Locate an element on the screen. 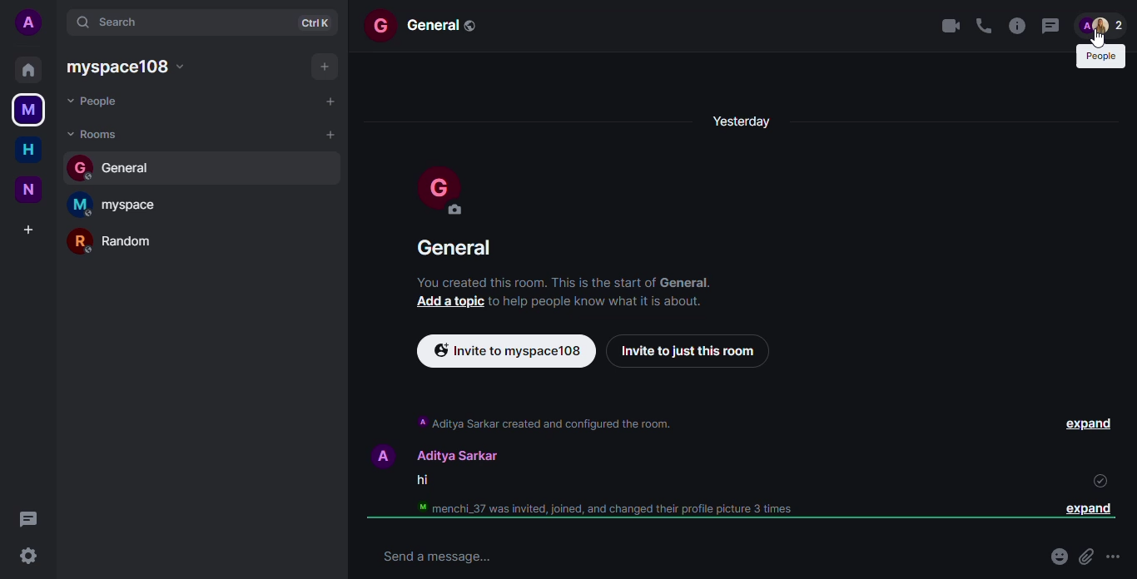 The image size is (1137, 579). threads is located at coordinates (1052, 26).